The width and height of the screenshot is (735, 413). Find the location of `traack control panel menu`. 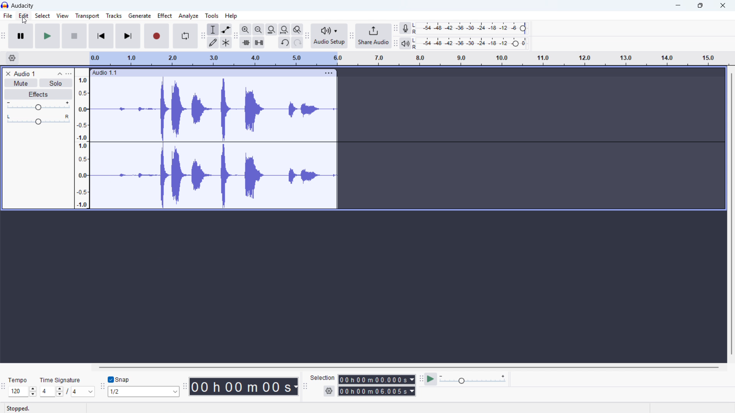

traack control panel menu is located at coordinates (69, 73).